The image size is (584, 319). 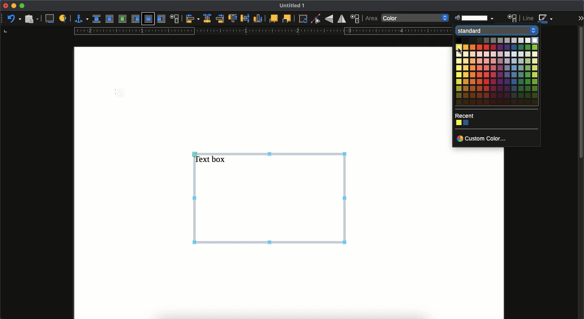 What do you see at coordinates (316, 19) in the screenshot?
I see `point end mode` at bounding box center [316, 19].